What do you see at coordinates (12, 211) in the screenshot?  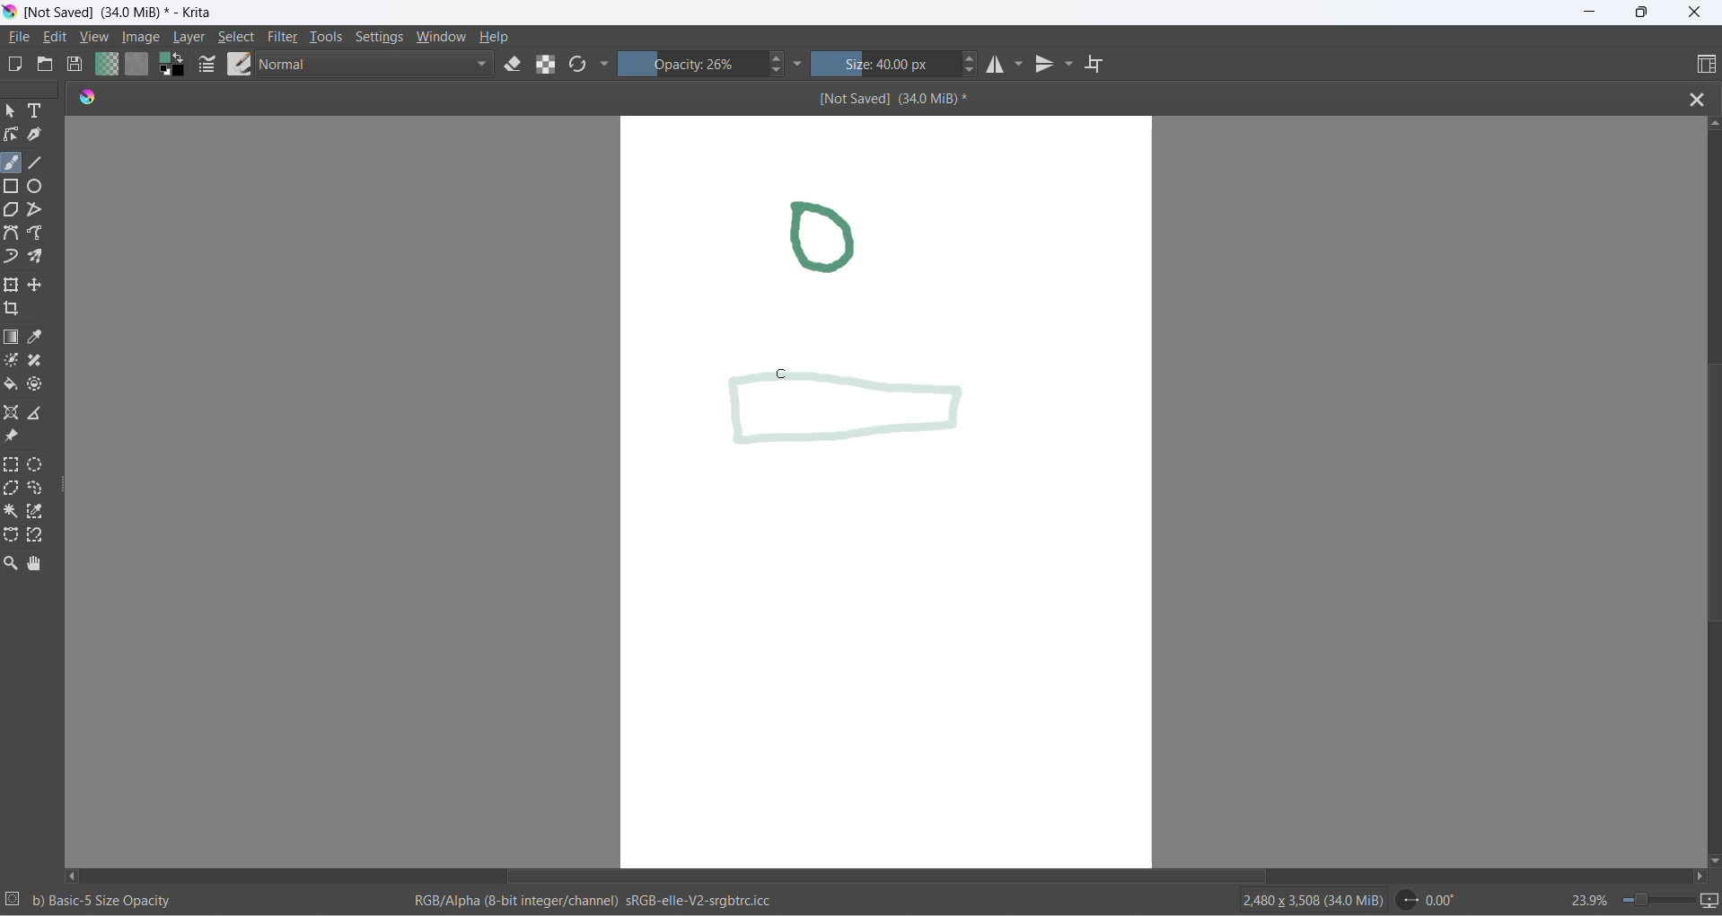 I see `polygon tool` at bounding box center [12, 211].